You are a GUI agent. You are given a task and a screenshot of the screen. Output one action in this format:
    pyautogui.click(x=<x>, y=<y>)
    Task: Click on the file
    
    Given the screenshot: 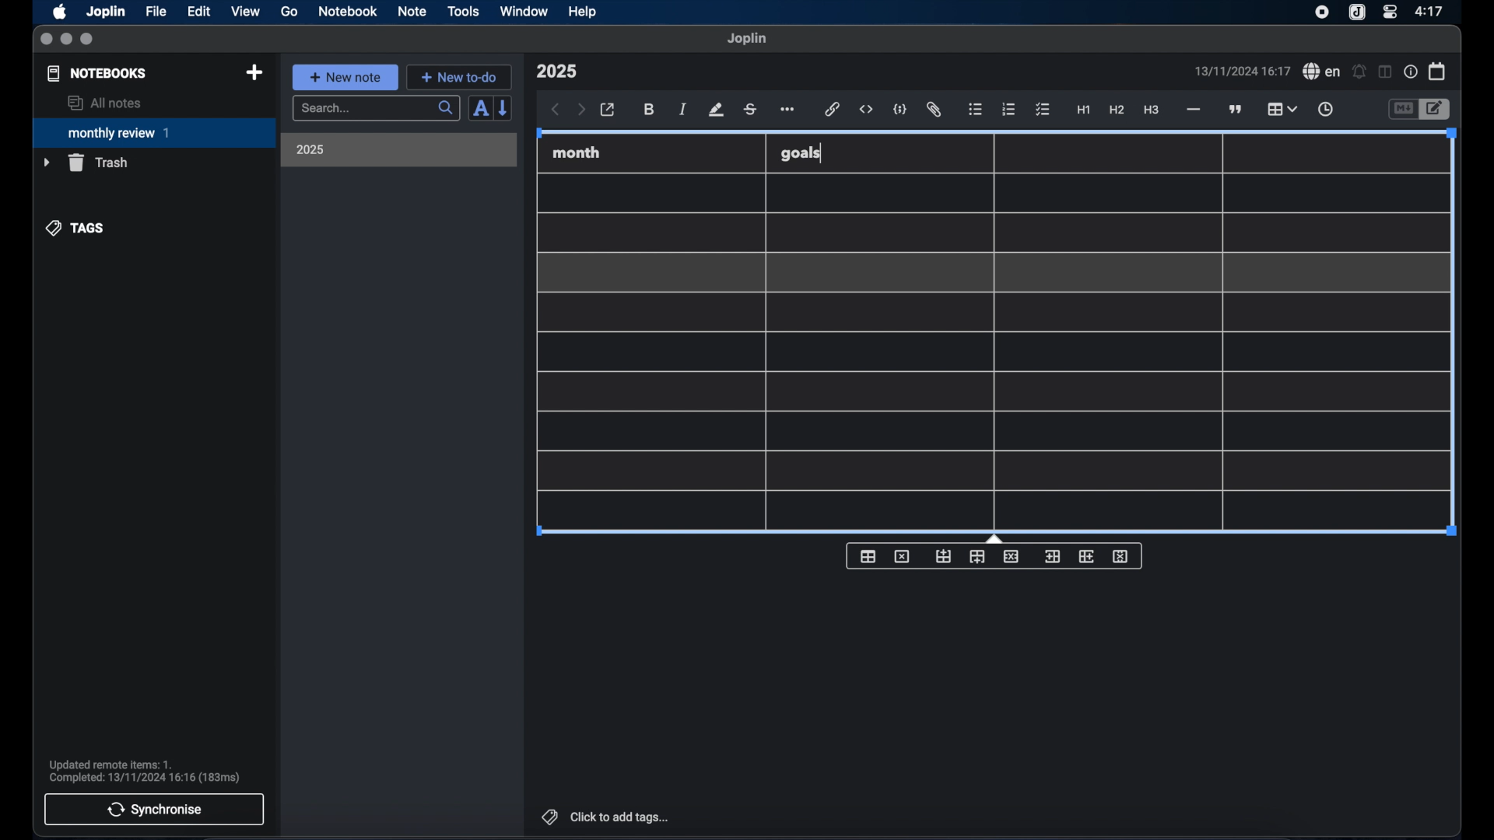 What is the action you would take?
    pyautogui.click(x=156, y=12)
    